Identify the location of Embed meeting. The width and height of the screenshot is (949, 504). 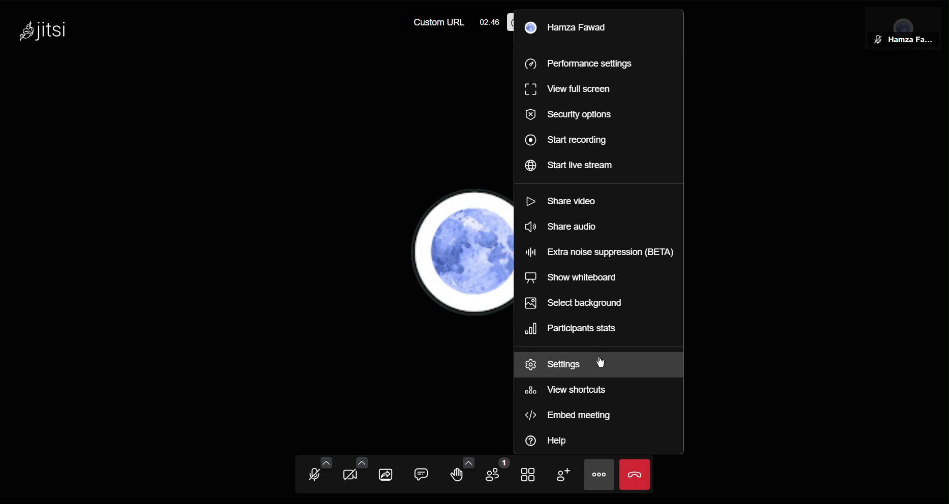
(572, 416).